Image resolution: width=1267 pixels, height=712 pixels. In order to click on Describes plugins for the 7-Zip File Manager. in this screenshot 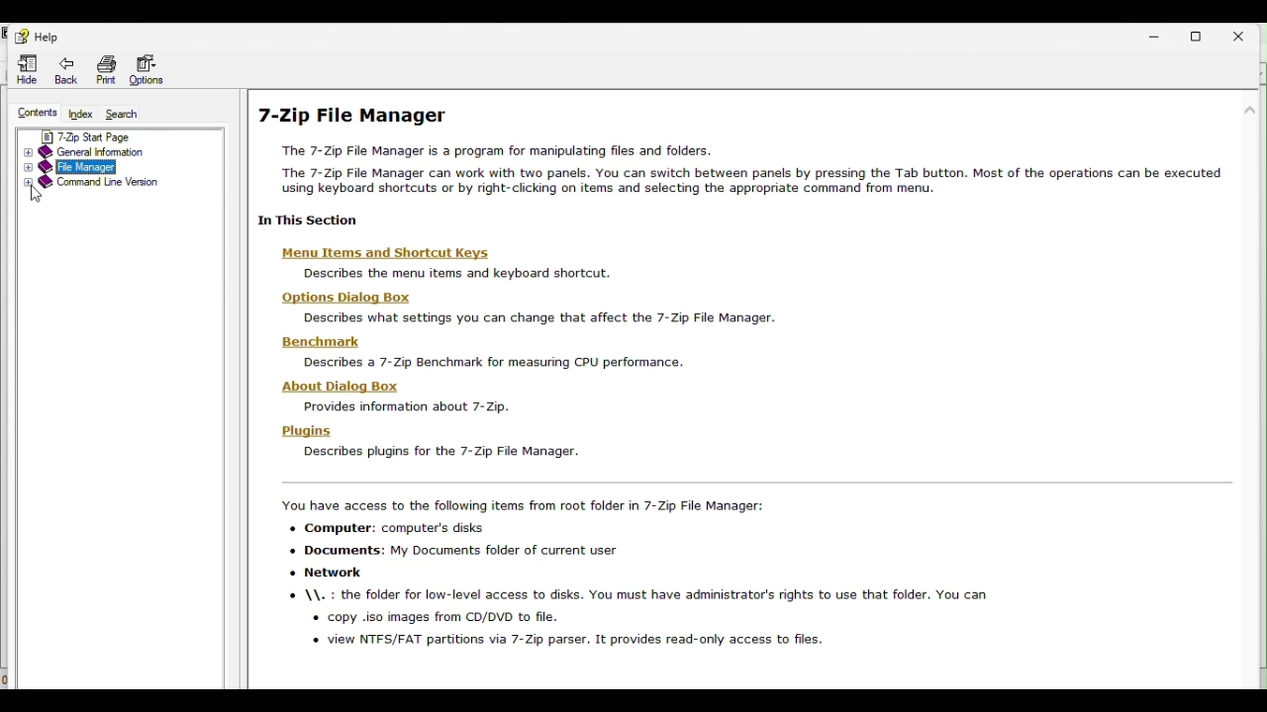, I will do `click(442, 451)`.